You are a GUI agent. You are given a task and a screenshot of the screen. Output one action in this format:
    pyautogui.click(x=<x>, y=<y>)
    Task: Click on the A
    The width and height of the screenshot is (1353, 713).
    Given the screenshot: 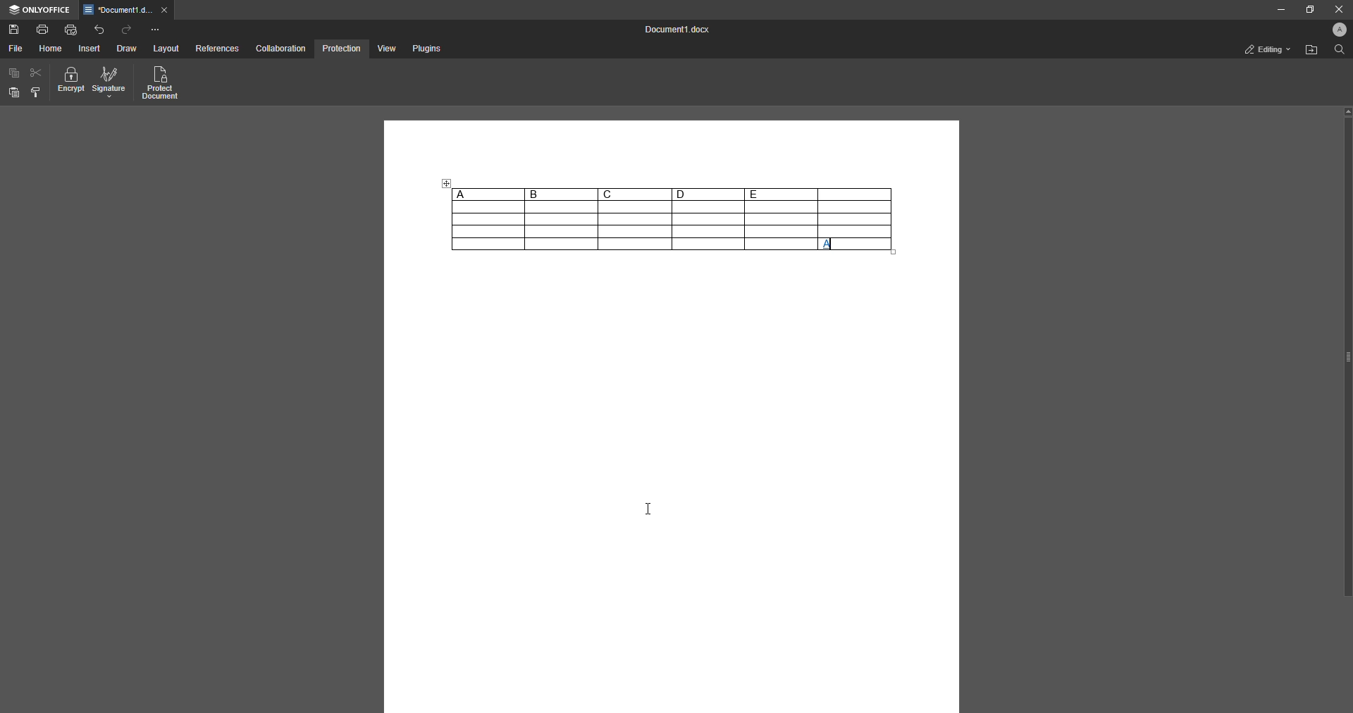 What is the action you would take?
    pyautogui.click(x=487, y=194)
    